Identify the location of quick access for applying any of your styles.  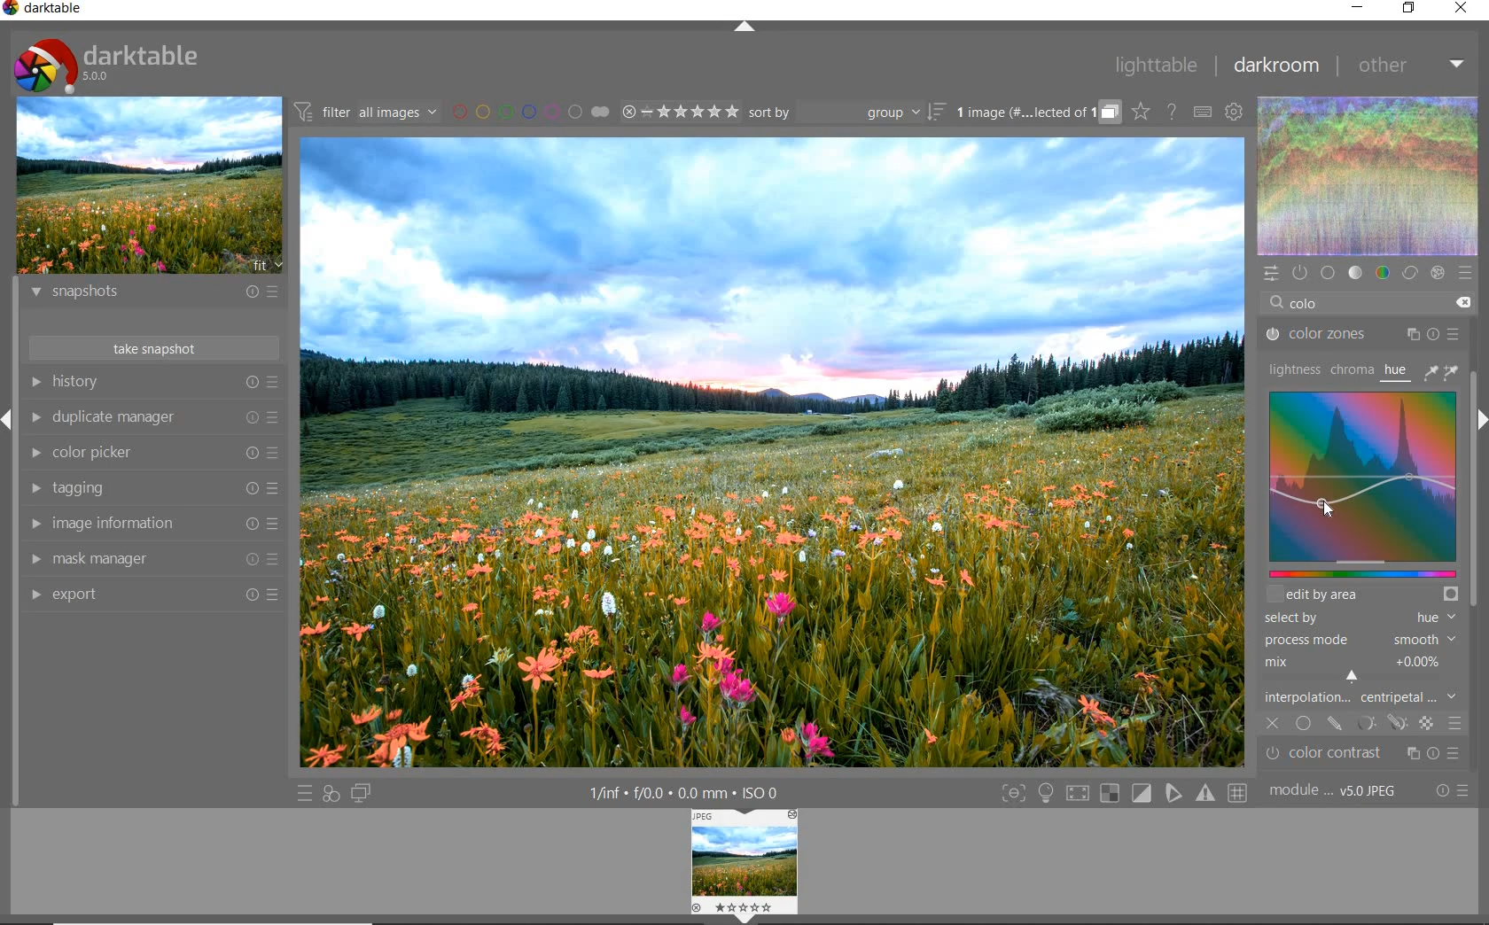
(331, 794).